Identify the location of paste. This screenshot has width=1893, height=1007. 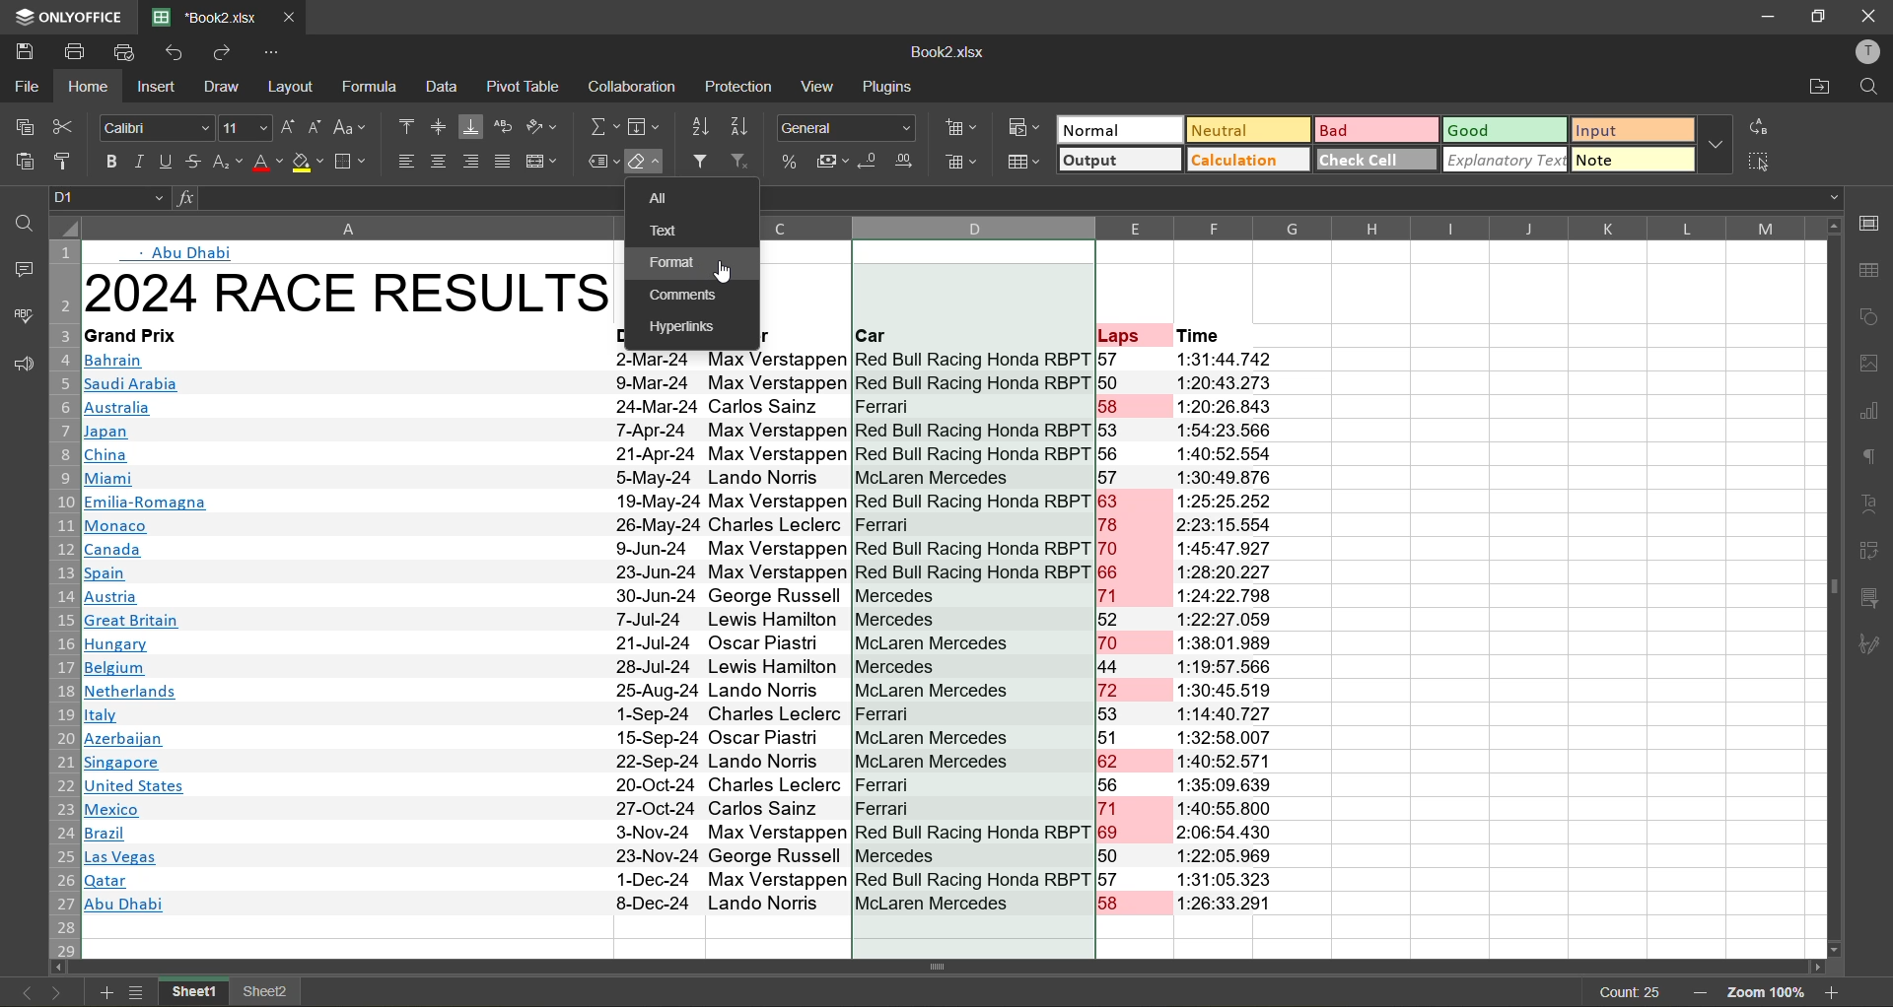
(24, 162).